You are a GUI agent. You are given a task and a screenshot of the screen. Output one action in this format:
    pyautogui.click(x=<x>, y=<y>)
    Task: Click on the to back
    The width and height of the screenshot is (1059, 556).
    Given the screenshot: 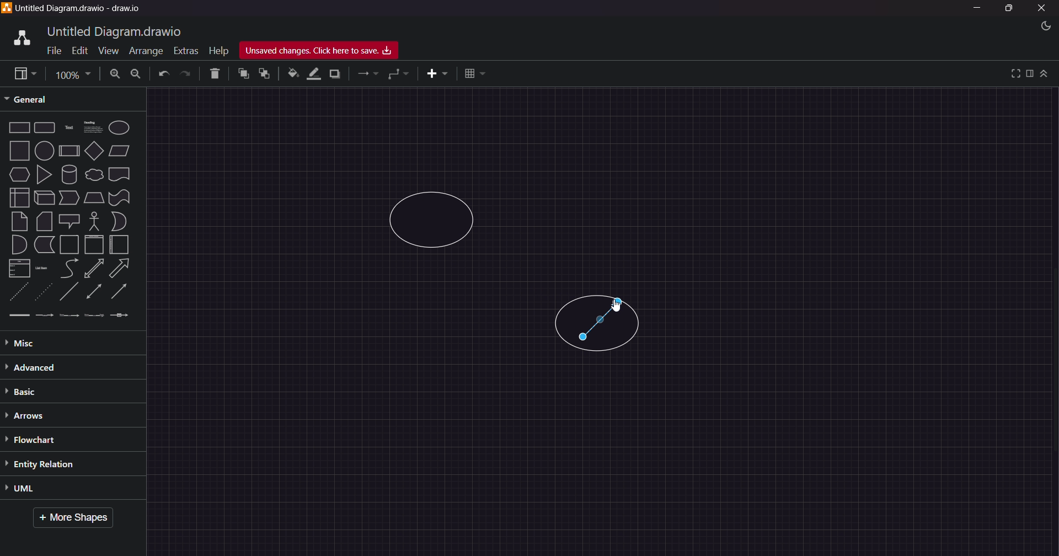 What is the action you would take?
    pyautogui.click(x=263, y=74)
    